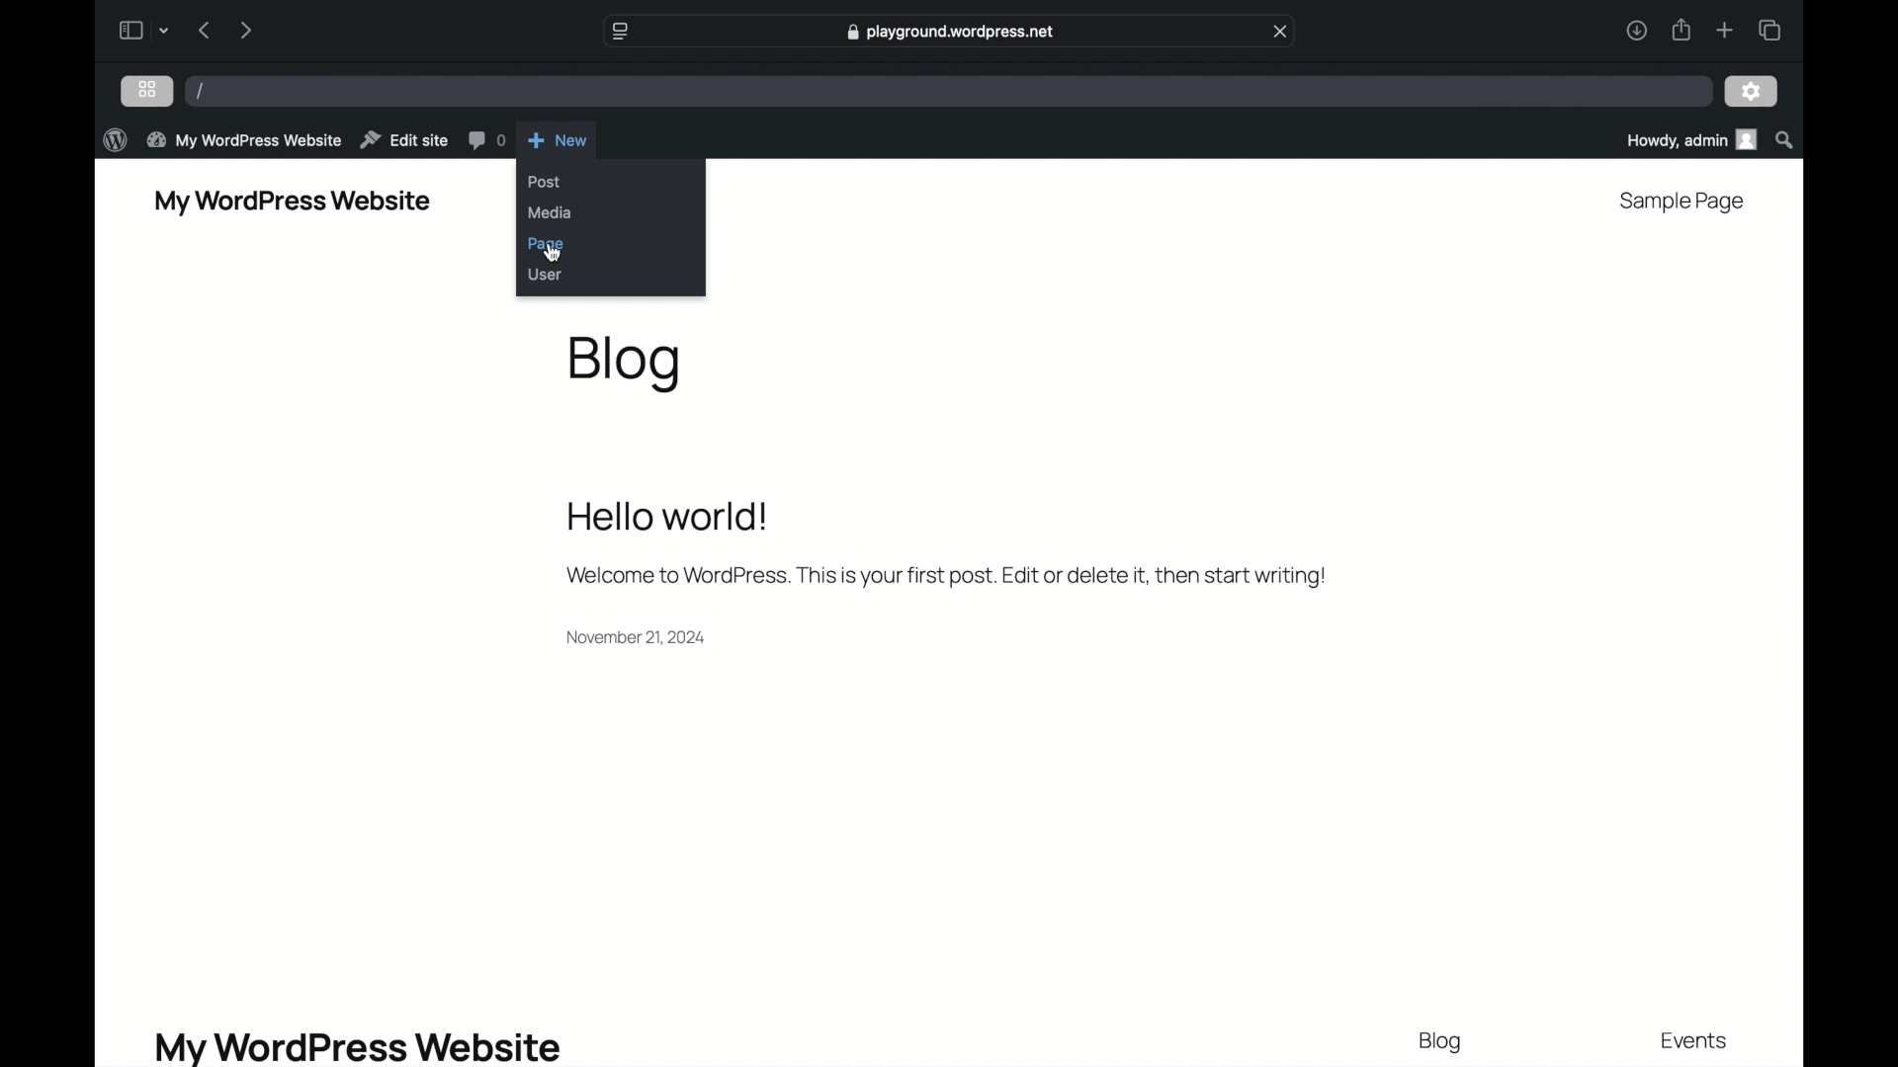  What do you see at coordinates (545, 183) in the screenshot?
I see `post` at bounding box center [545, 183].